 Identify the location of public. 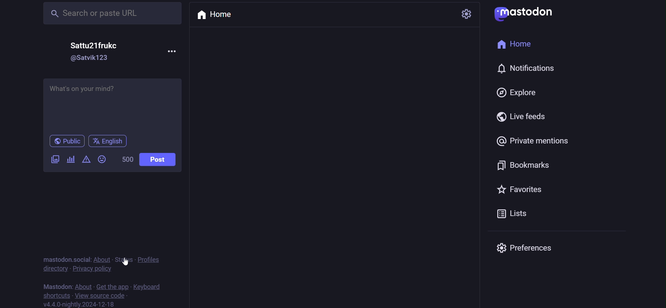
(67, 142).